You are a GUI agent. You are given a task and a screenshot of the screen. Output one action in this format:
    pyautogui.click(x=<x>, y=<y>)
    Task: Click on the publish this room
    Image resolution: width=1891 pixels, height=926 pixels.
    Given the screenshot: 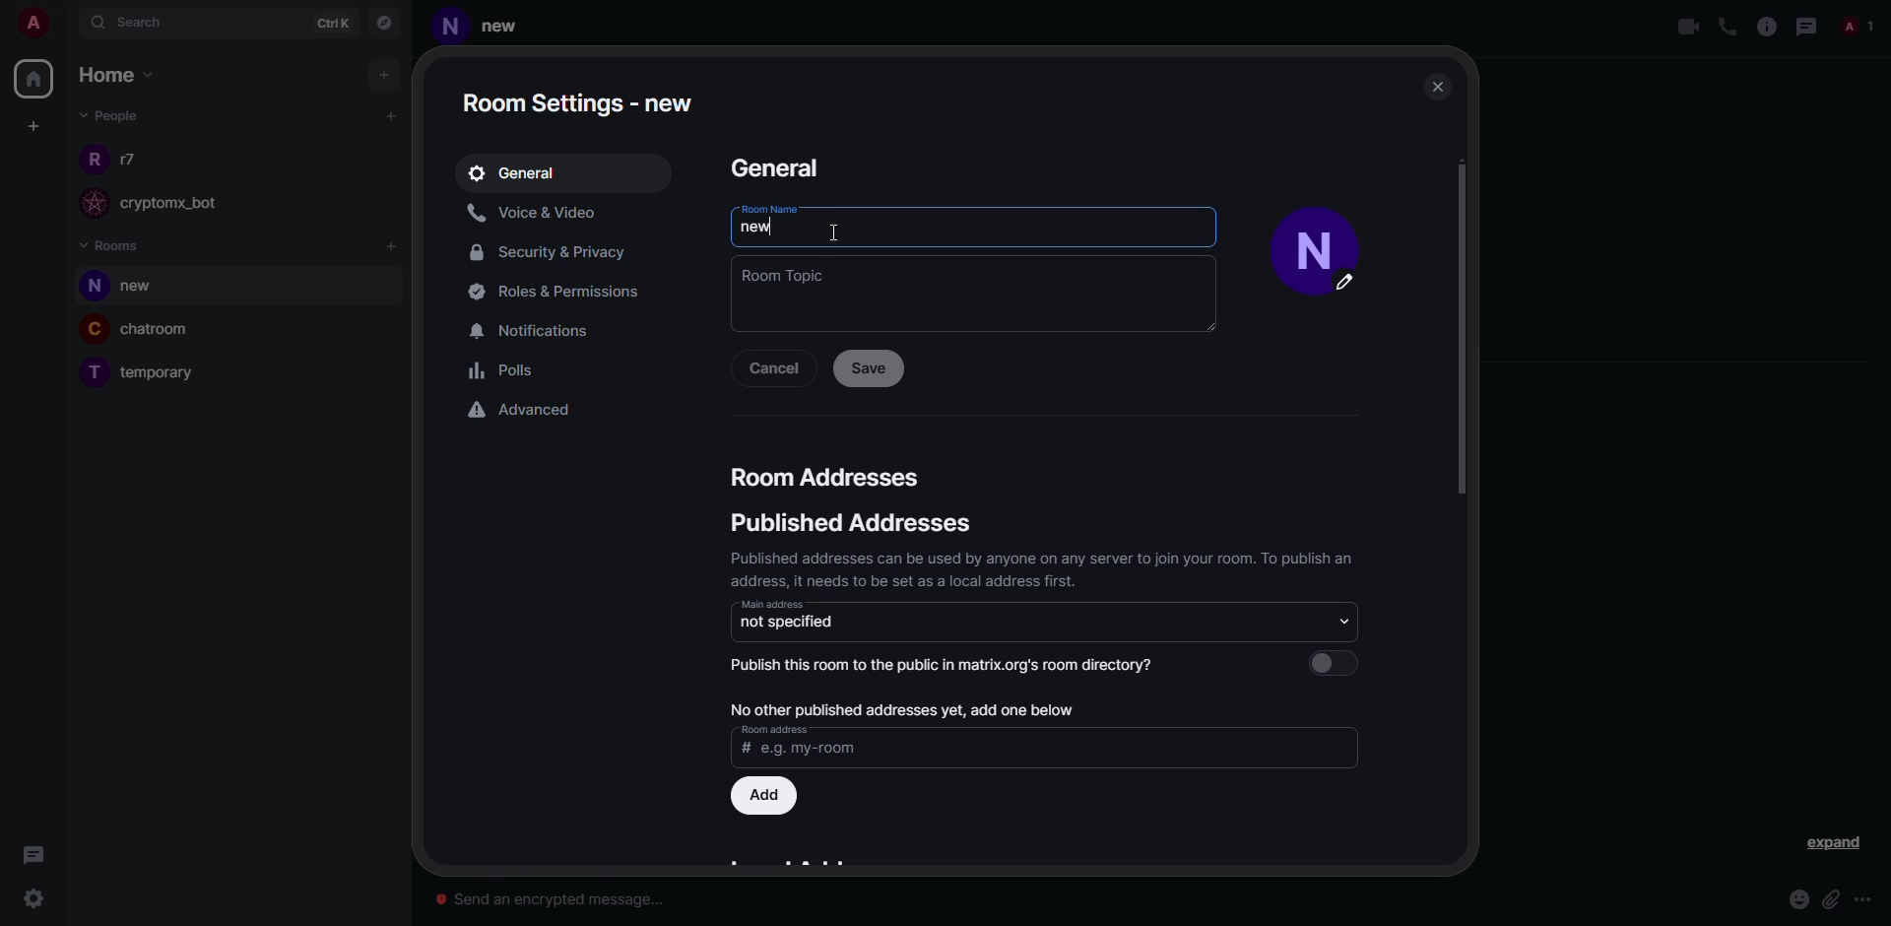 What is the action you would take?
    pyautogui.click(x=951, y=664)
    